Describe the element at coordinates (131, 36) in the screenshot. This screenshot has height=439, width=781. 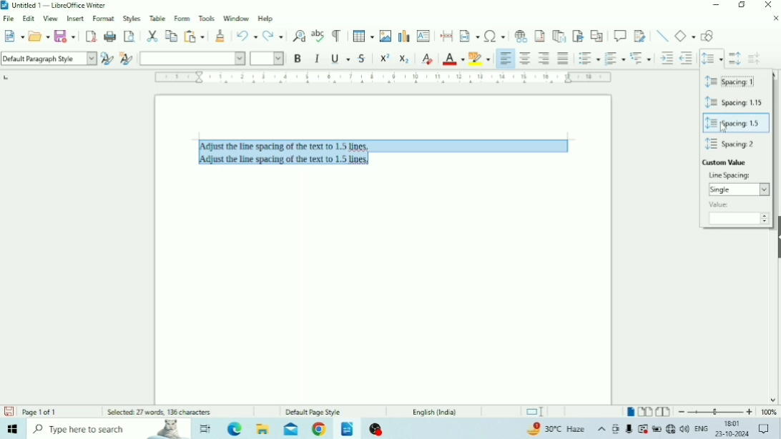
I see `Toggle Print Preview` at that location.